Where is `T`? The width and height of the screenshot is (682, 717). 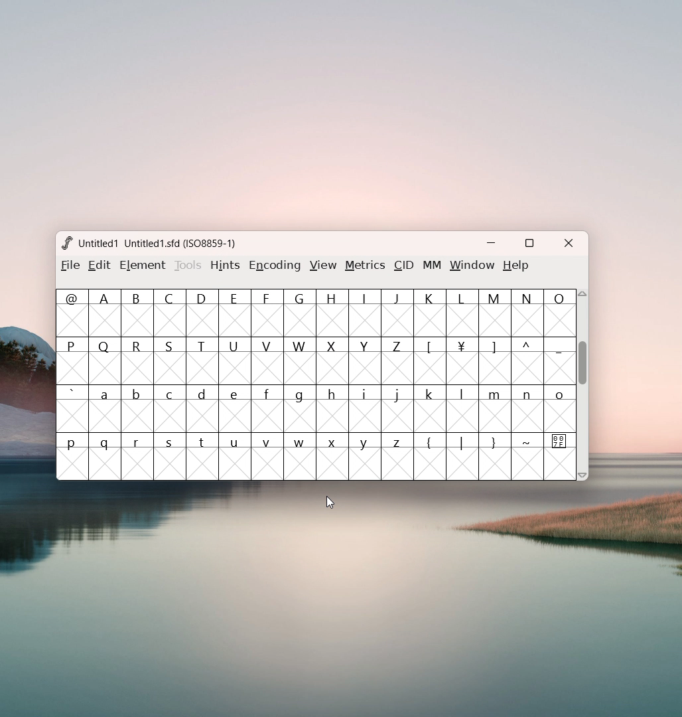
T is located at coordinates (204, 361).